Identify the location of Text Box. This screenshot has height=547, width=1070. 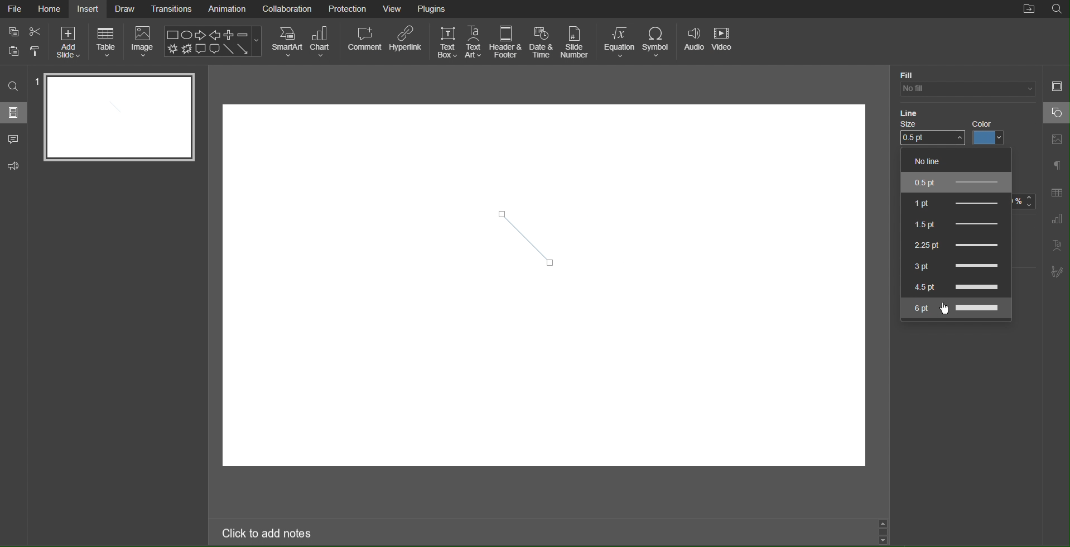
(446, 41).